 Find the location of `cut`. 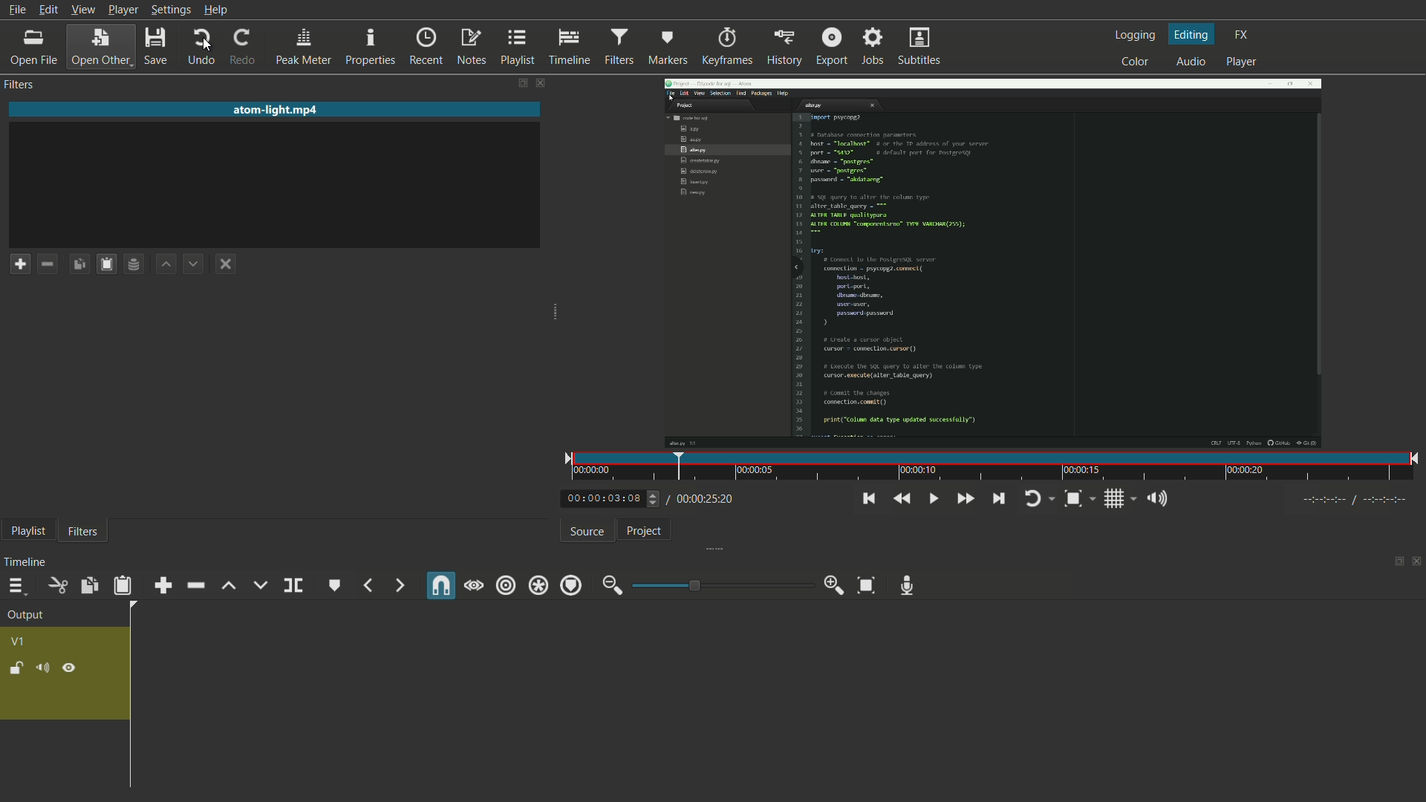

cut is located at coordinates (59, 586).